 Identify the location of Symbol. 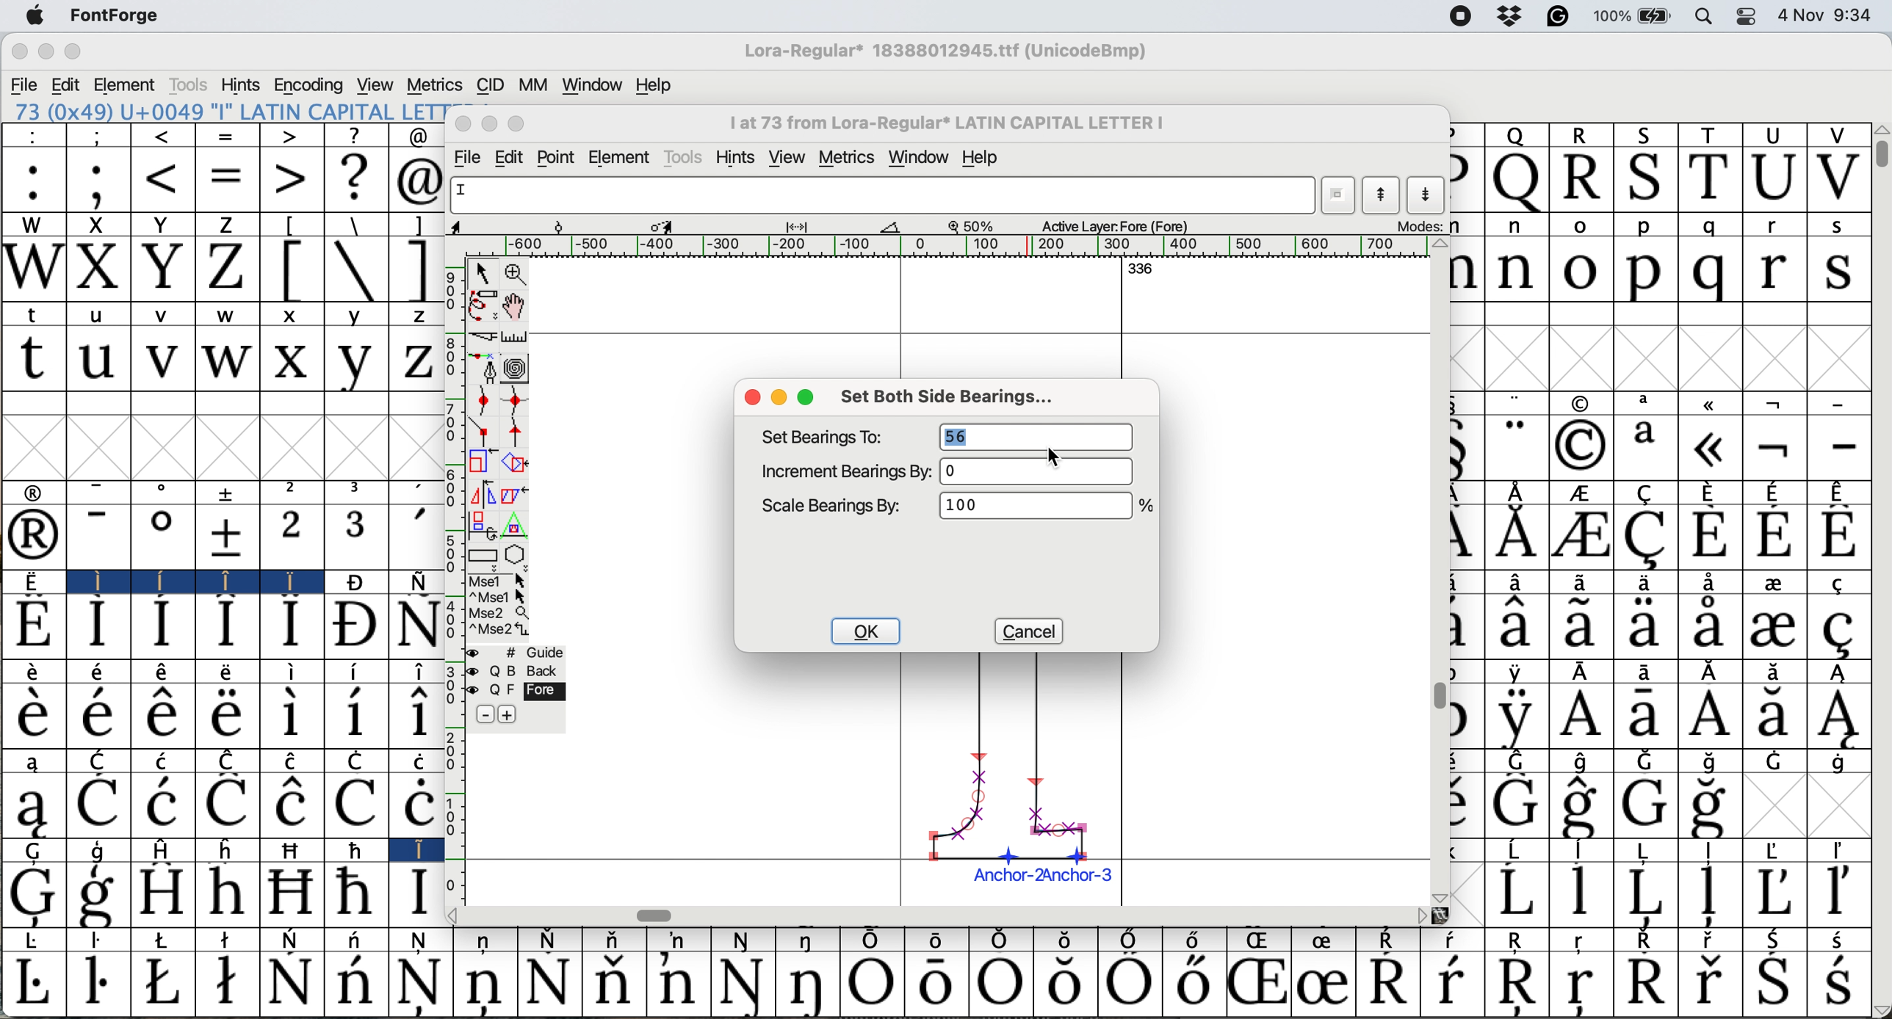
(1515, 626).